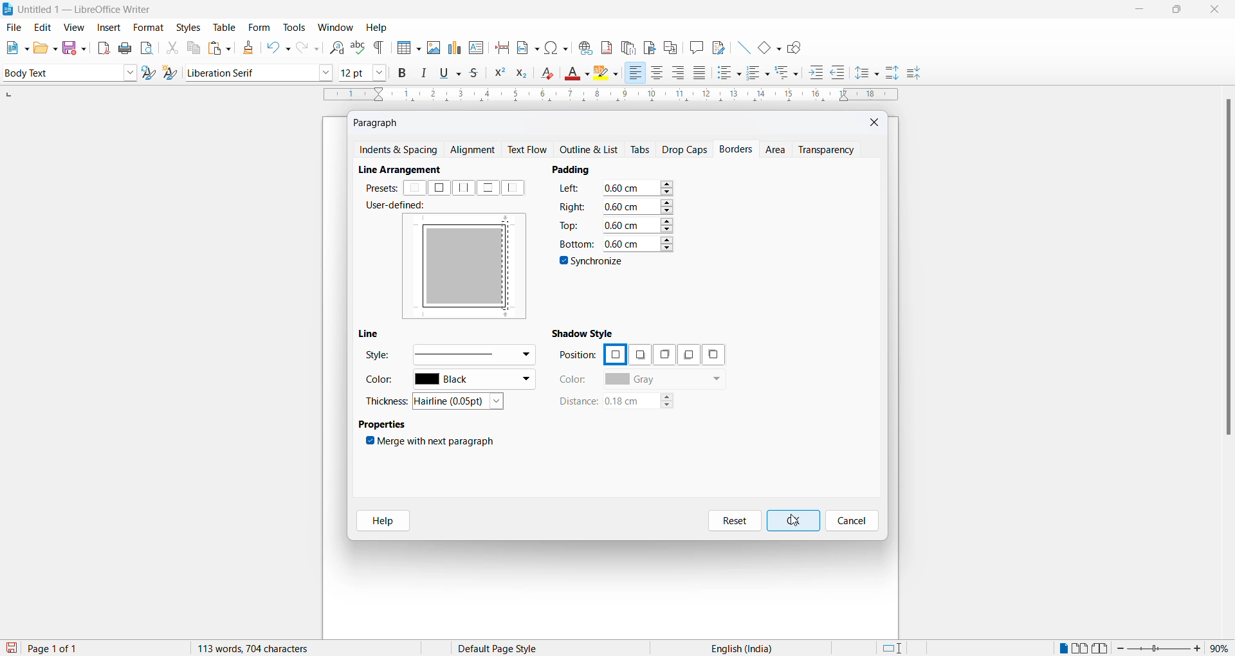 This screenshot has width=1235, height=656. I want to click on position options, so click(713, 354).